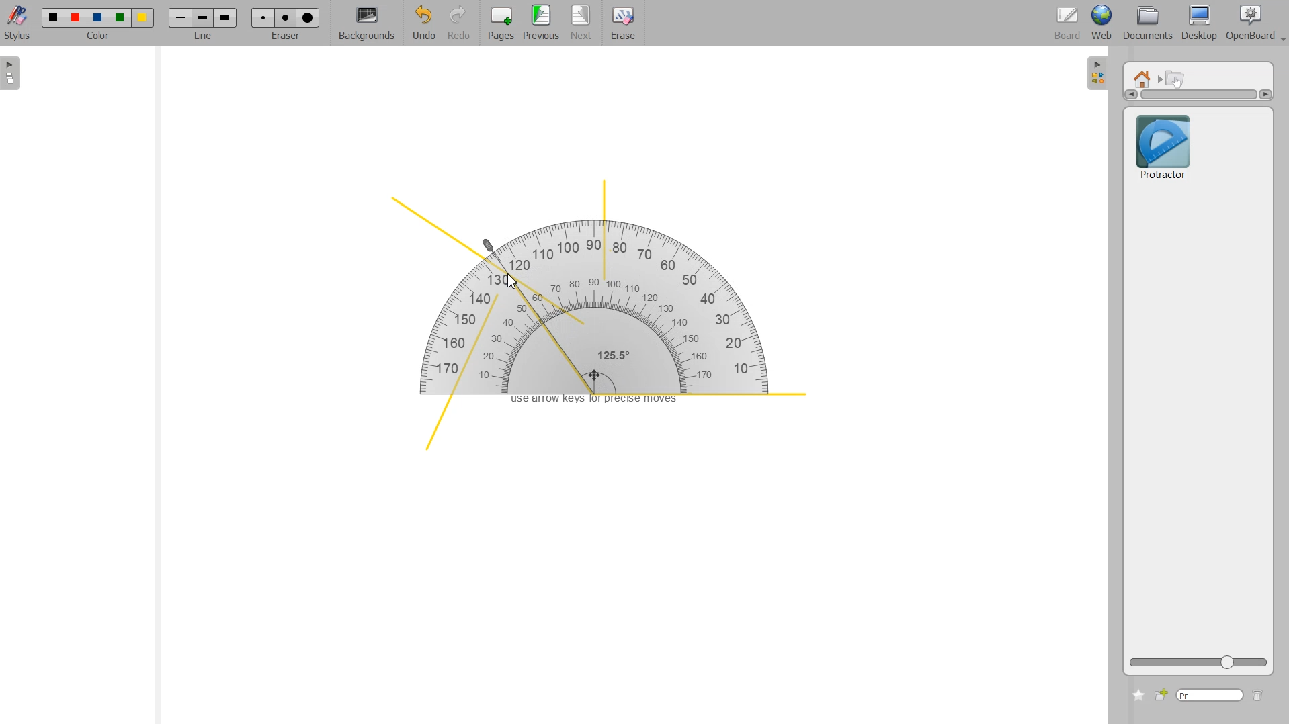  What do you see at coordinates (203, 13) in the screenshot?
I see `Line` at bounding box center [203, 13].